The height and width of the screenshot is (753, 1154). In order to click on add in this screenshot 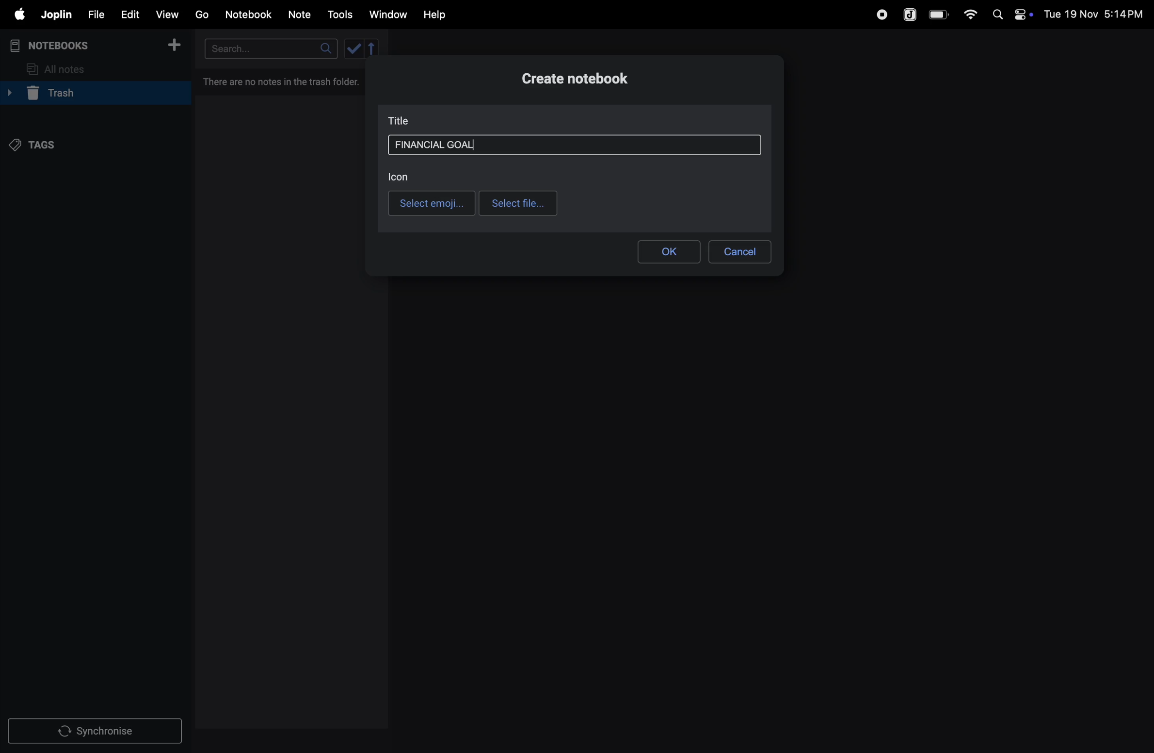, I will do `click(174, 47)`.